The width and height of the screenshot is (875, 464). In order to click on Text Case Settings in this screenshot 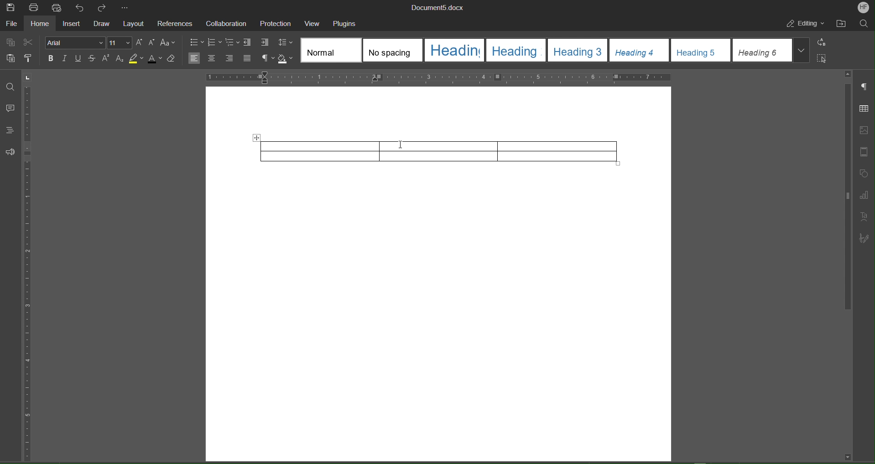, I will do `click(169, 42)`.